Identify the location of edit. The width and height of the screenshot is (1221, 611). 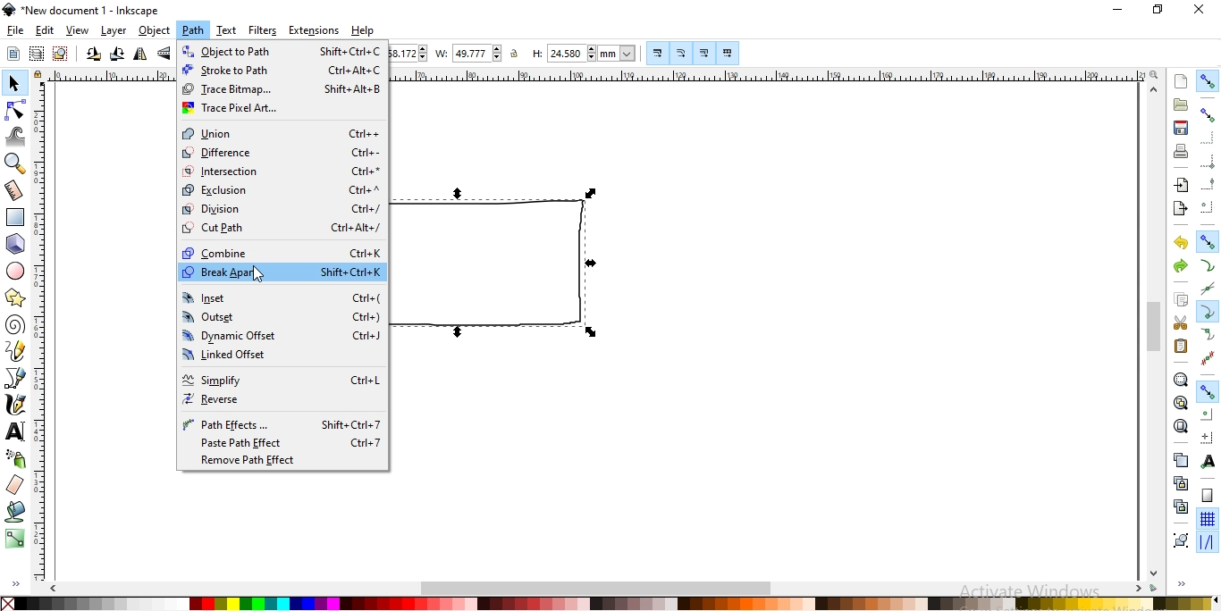
(44, 30).